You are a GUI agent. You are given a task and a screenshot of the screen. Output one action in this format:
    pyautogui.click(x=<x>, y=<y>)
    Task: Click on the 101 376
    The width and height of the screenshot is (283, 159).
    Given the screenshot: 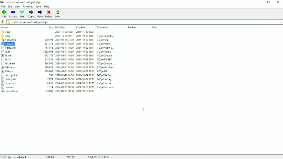 What is the action you would take?
    pyautogui.click(x=71, y=157)
    